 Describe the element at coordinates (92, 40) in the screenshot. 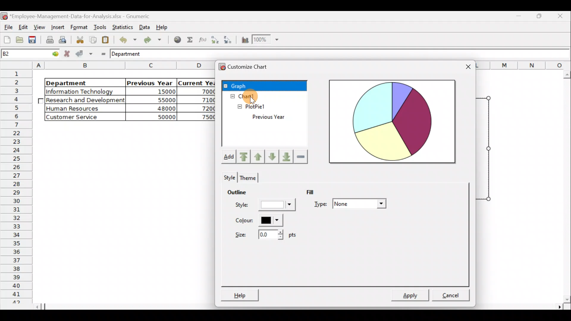

I see `Copy the selection` at that location.